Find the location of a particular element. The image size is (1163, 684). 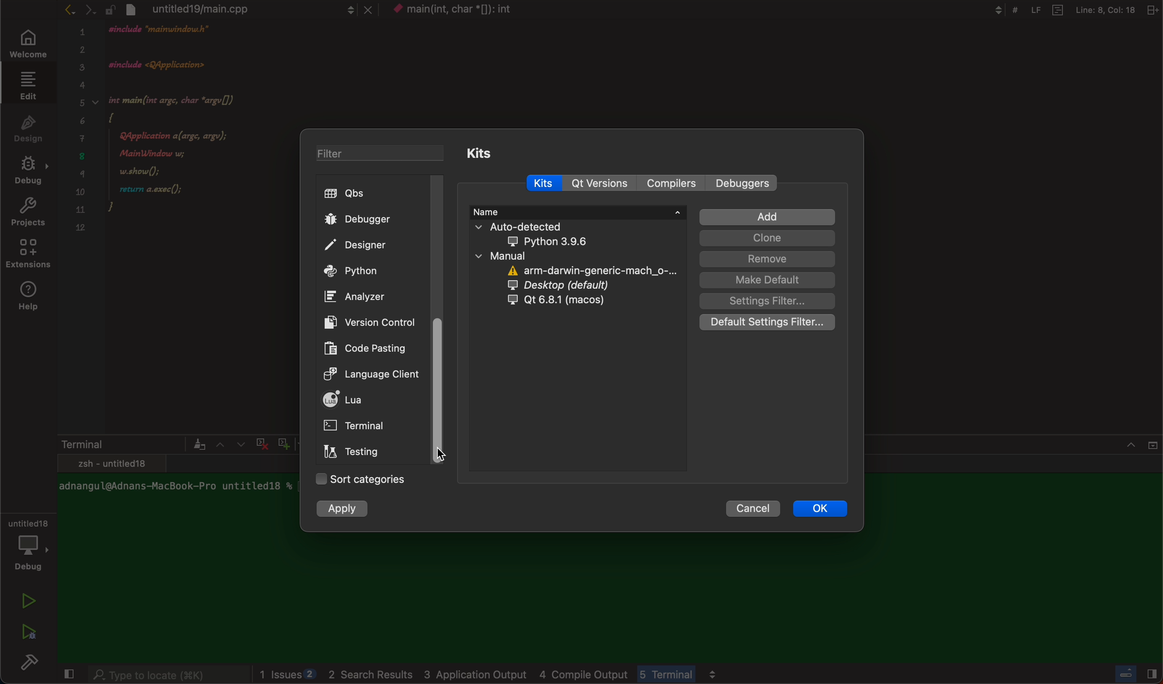

Scroller  is located at coordinates (446, 392).